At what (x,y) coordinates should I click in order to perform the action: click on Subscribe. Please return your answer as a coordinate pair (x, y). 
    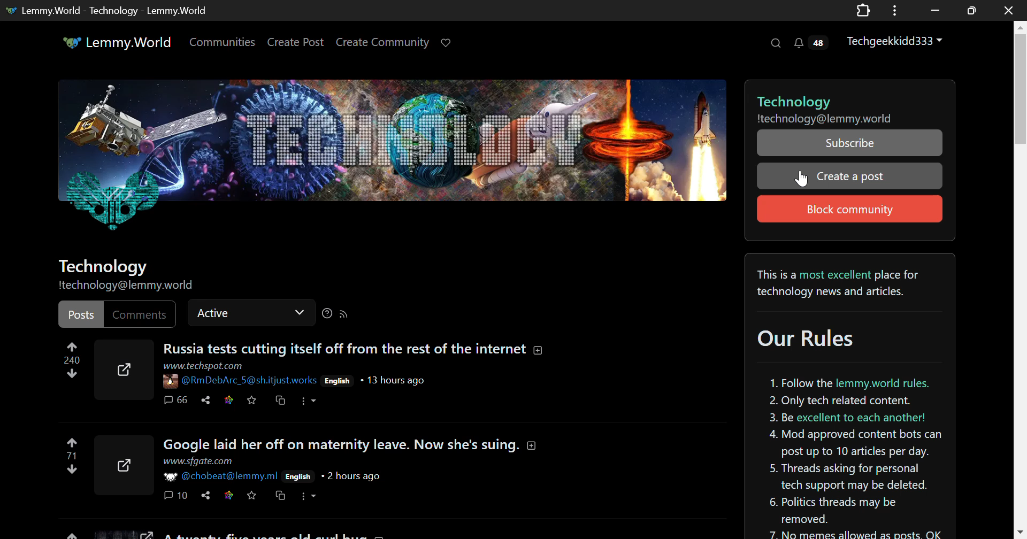
    Looking at the image, I should click on (849, 142).